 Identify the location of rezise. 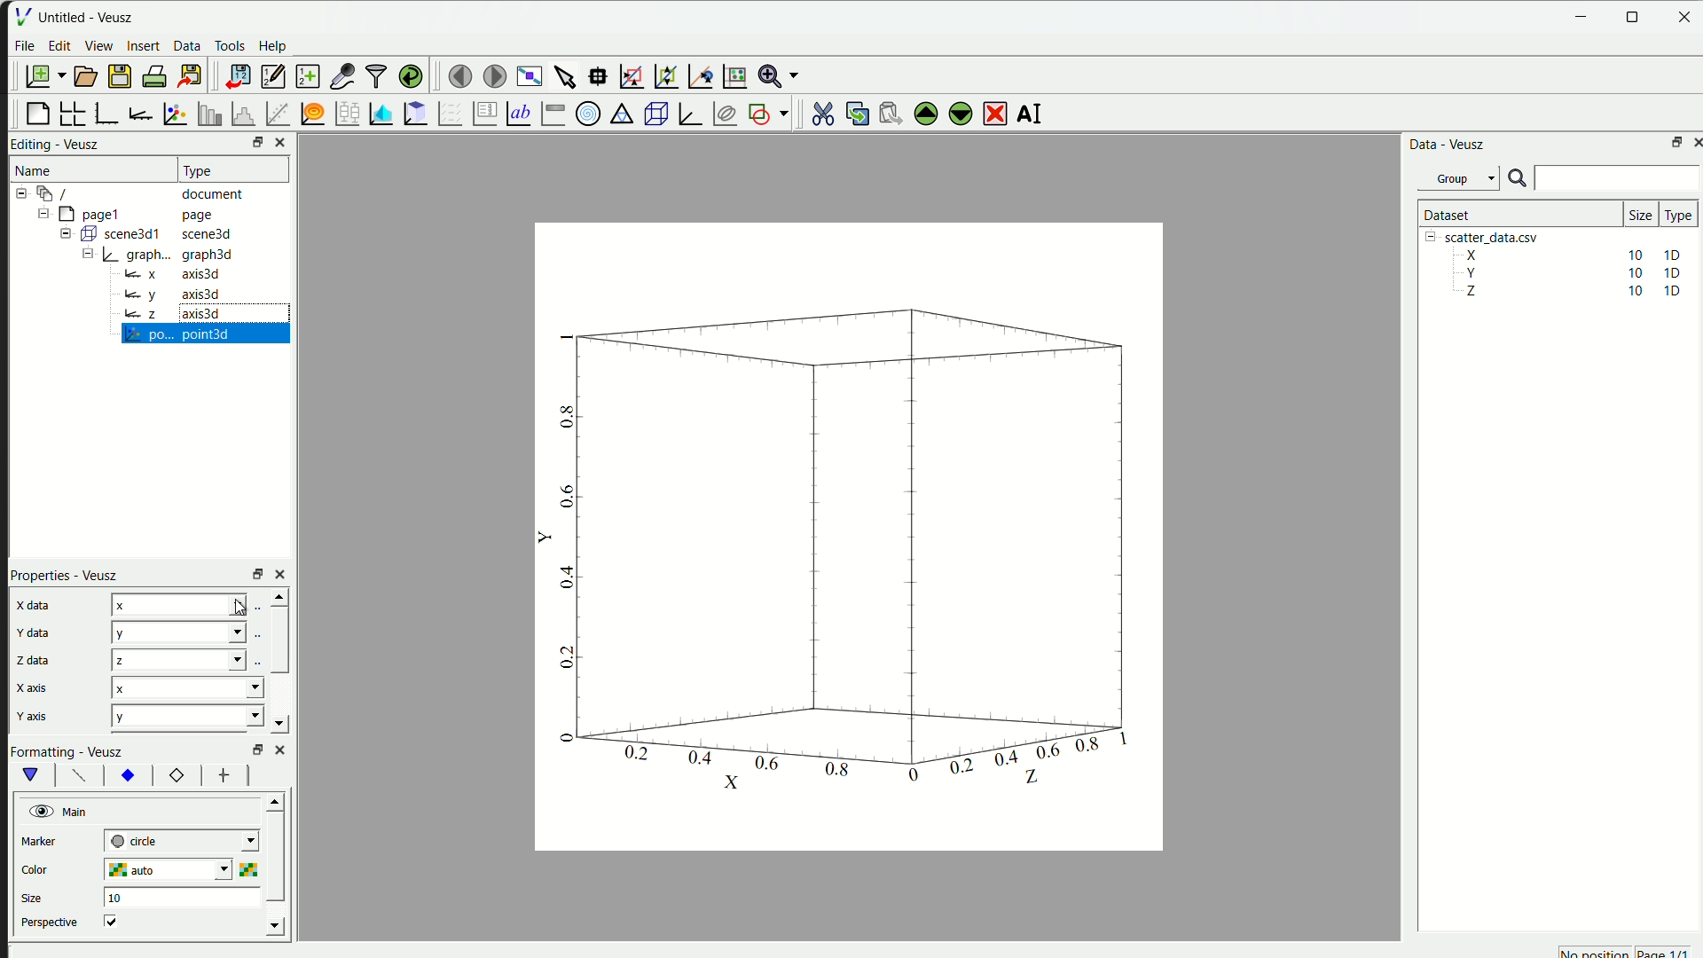
(255, 573).